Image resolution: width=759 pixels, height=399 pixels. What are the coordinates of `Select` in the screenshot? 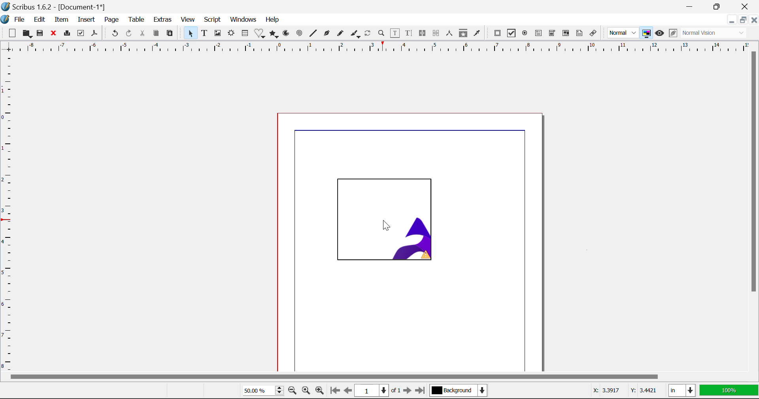 It's located at (190, 33).